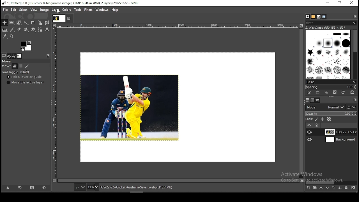 This screenshot has width=359, height=202. Describe the element at coordinates (20, 66) in the screenshot. I see `move channels` at that location.